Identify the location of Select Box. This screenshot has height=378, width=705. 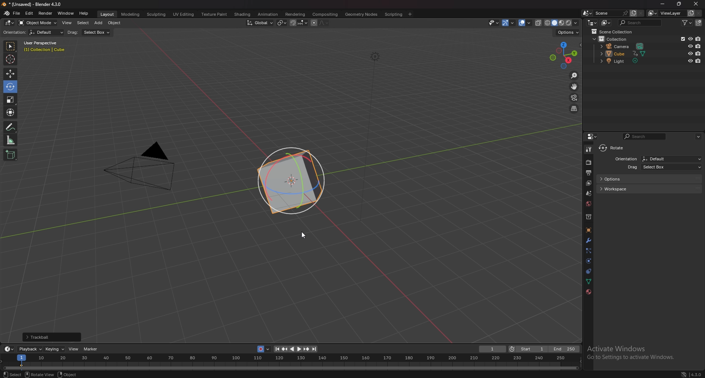
(673, 167).